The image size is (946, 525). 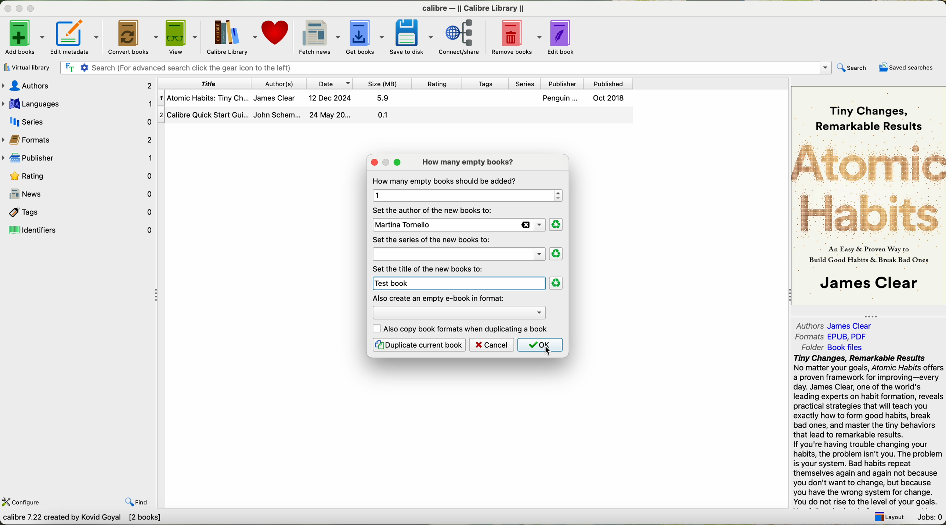 I want to click on Calibre Calibre library, so click(x=476, y=9).